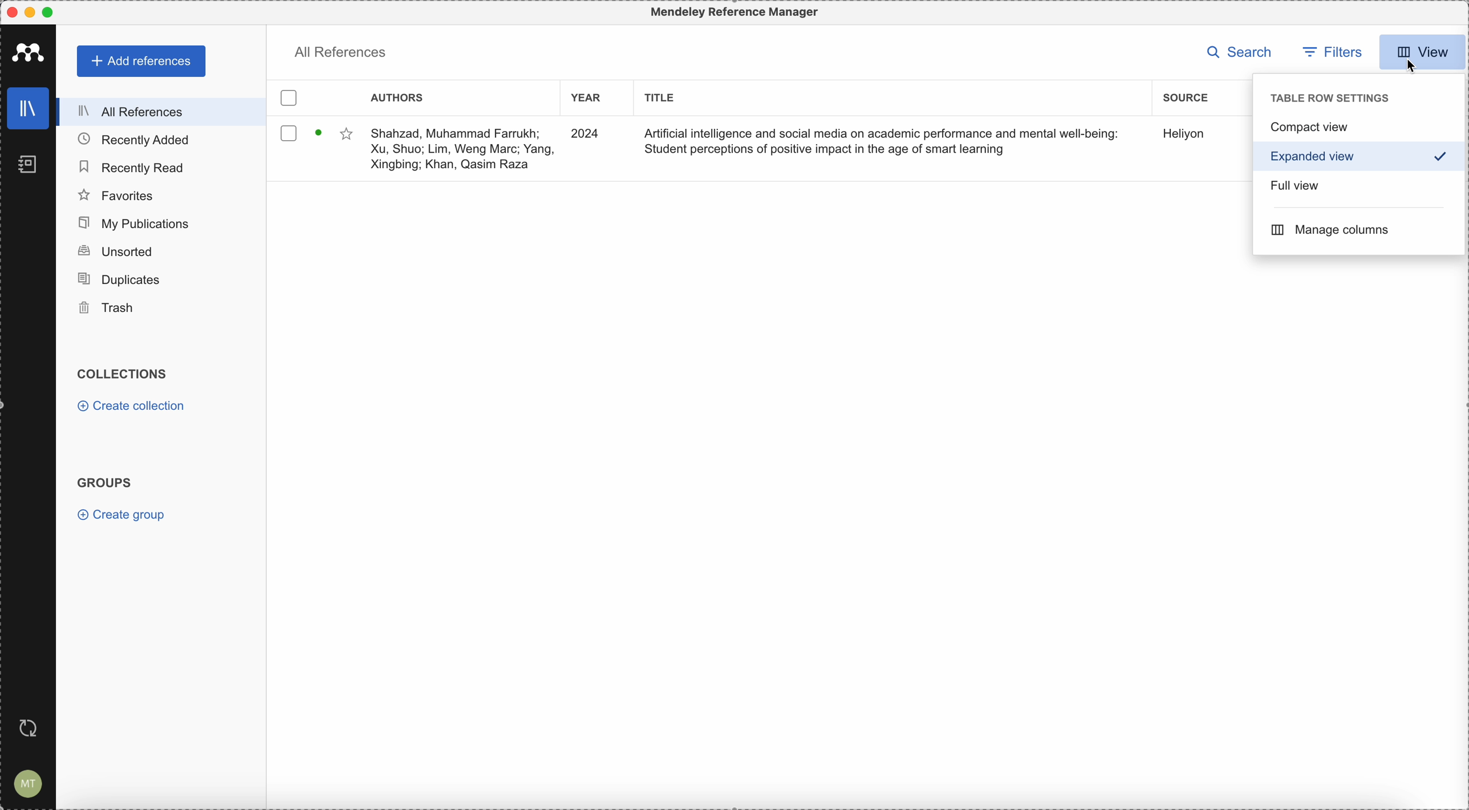 The image size is (1469, 810). Describe the element at coordinates (33, 729) in the screenshot. I see `last sync` at that location.